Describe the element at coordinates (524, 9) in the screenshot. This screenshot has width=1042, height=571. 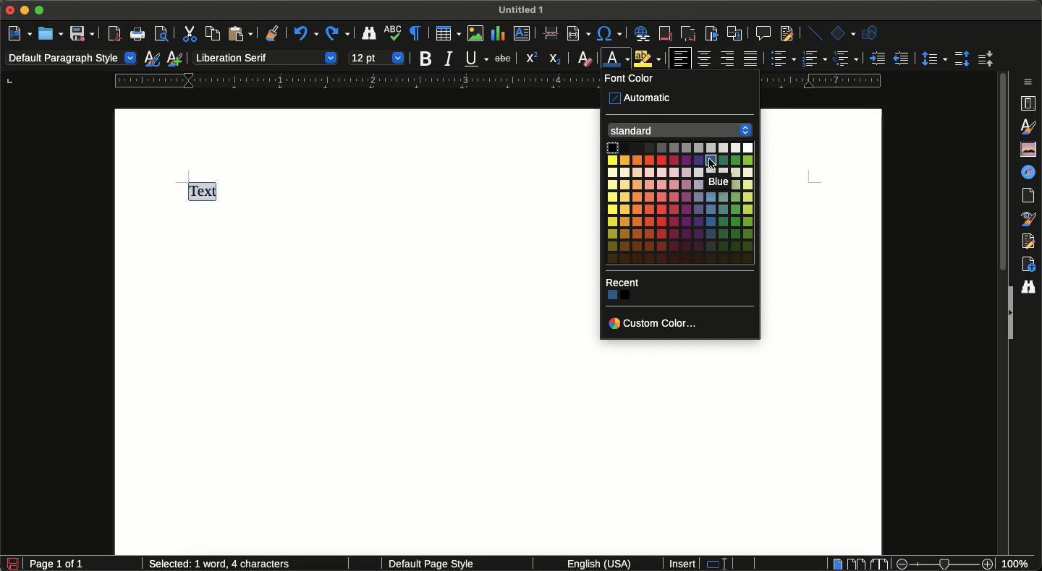
I see `File name` at that location.